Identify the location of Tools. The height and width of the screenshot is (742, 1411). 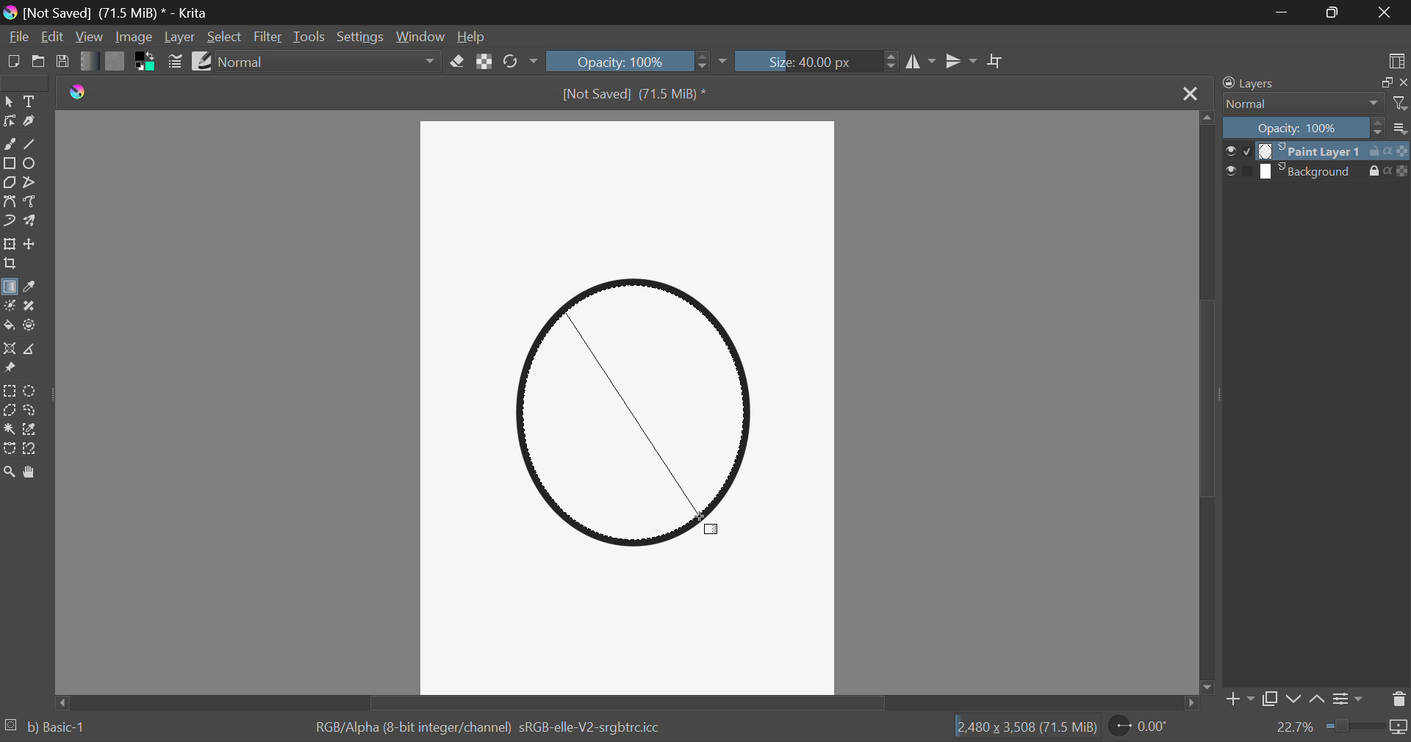
(309, 36).